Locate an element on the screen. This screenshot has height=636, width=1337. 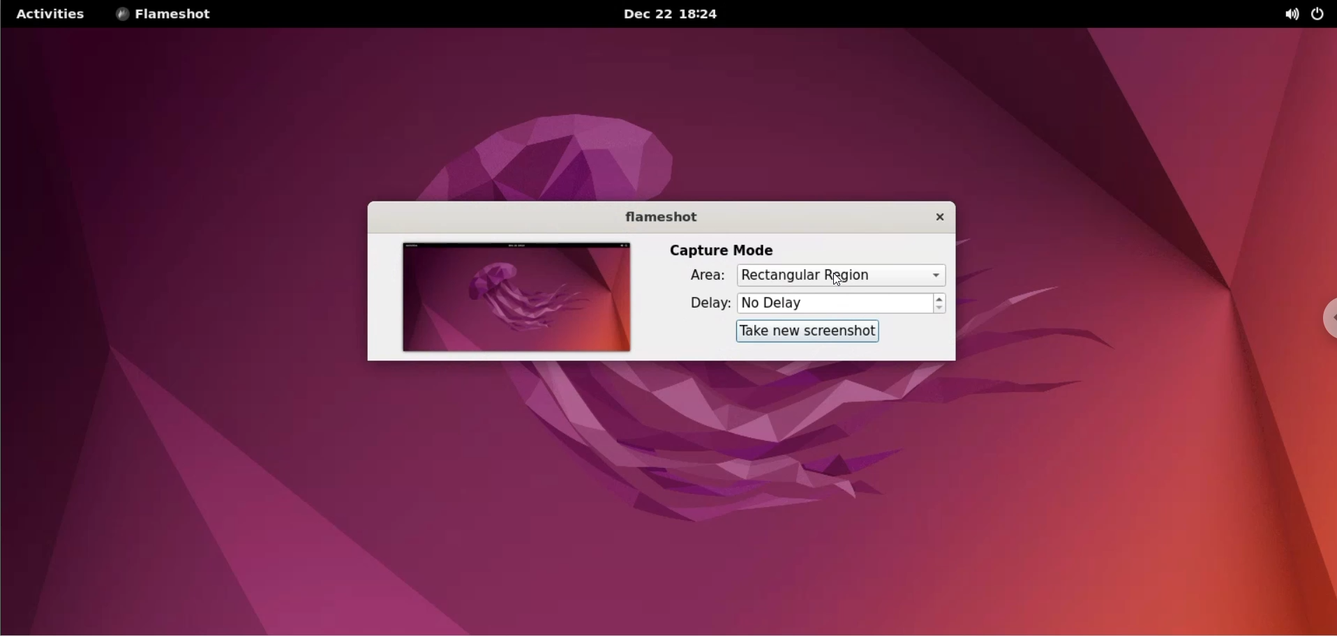
chrome options is located at coordinates (1320, 308).